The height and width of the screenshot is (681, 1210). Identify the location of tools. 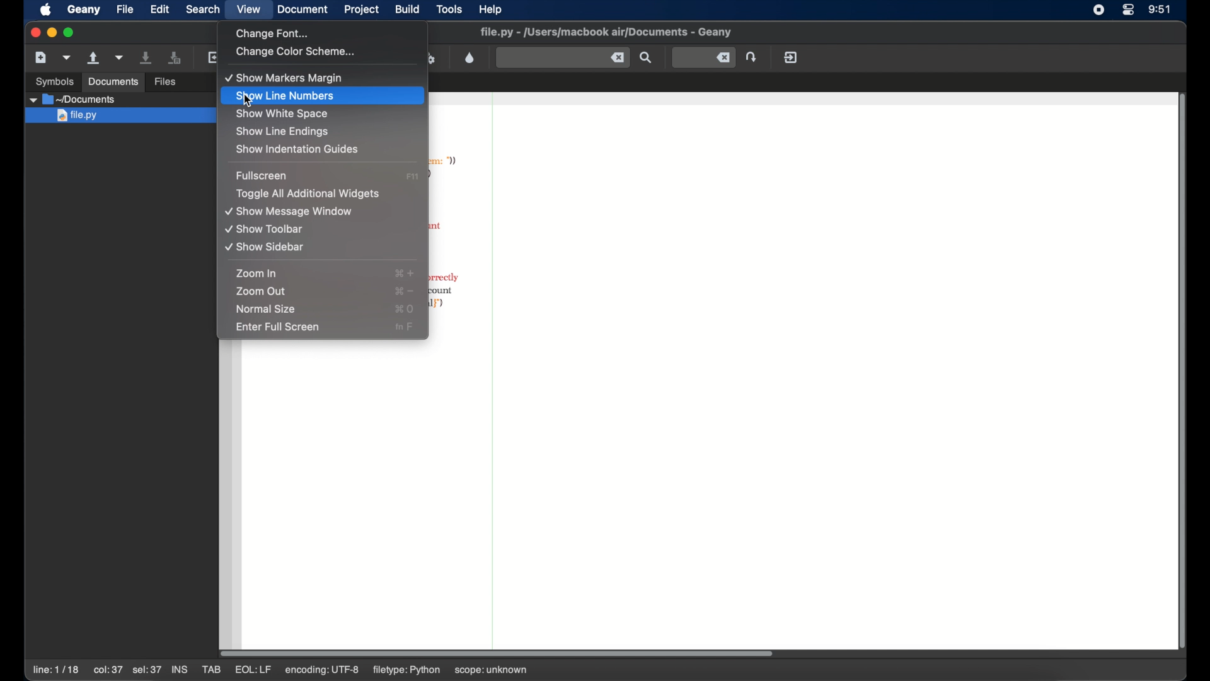
(449, 9).